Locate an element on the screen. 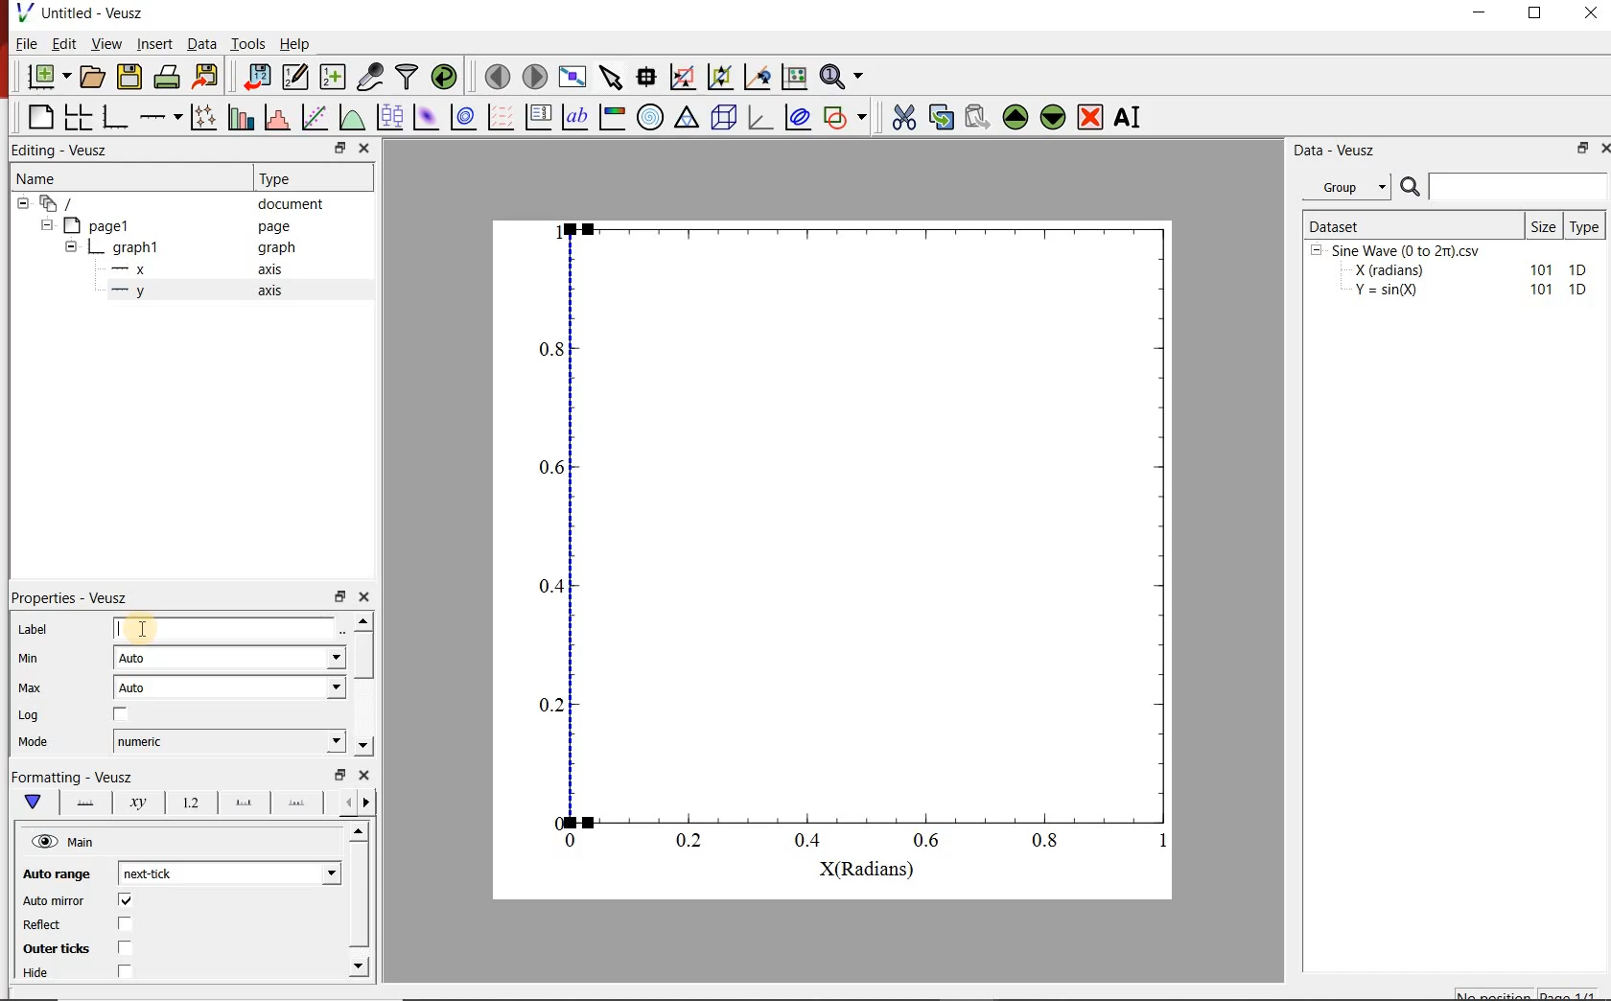 Image resolution: width=1611 pixels, height=1001 pixels. cut is located at coordinates (904, 115).